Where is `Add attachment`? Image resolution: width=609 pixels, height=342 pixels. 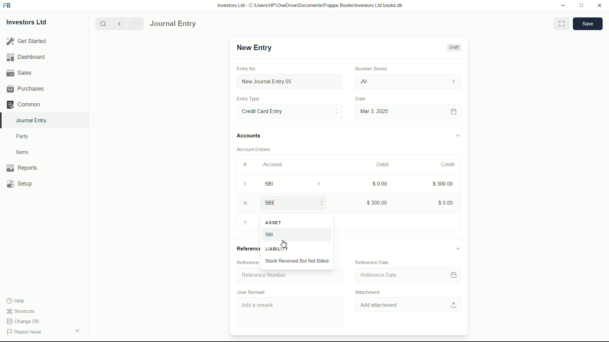 Add attachment is located at coordinates (409, 305).